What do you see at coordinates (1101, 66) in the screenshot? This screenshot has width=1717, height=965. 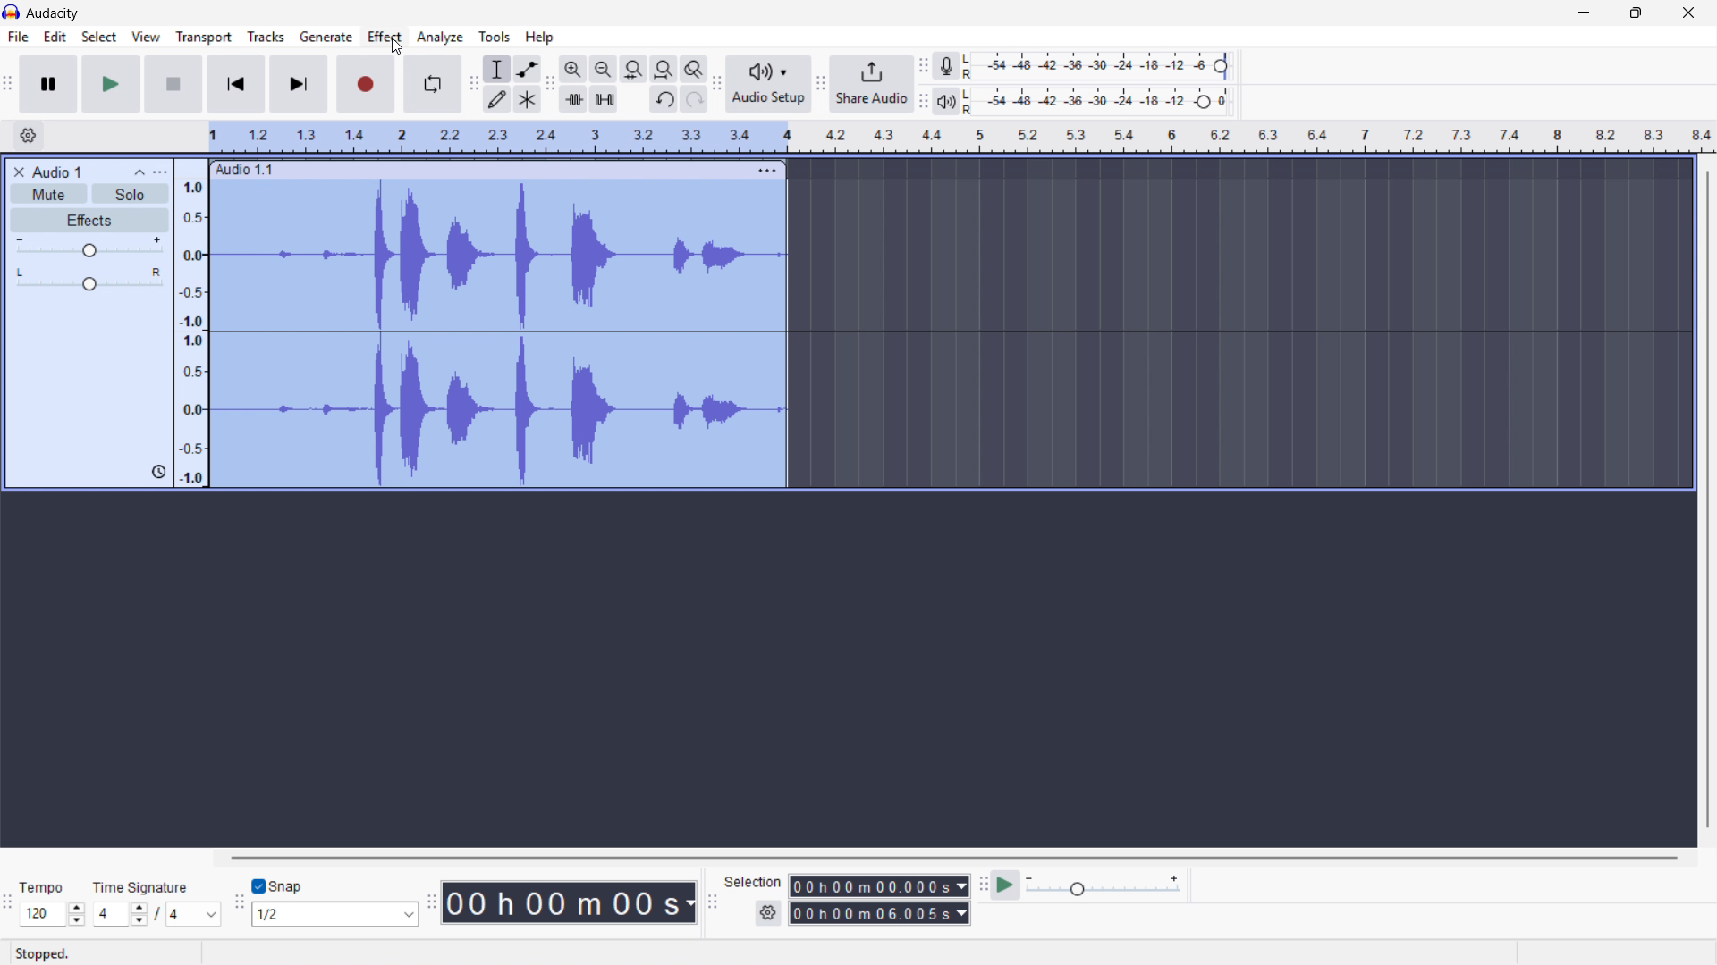 I see `Recording level` at bounding box center [1101, 66].